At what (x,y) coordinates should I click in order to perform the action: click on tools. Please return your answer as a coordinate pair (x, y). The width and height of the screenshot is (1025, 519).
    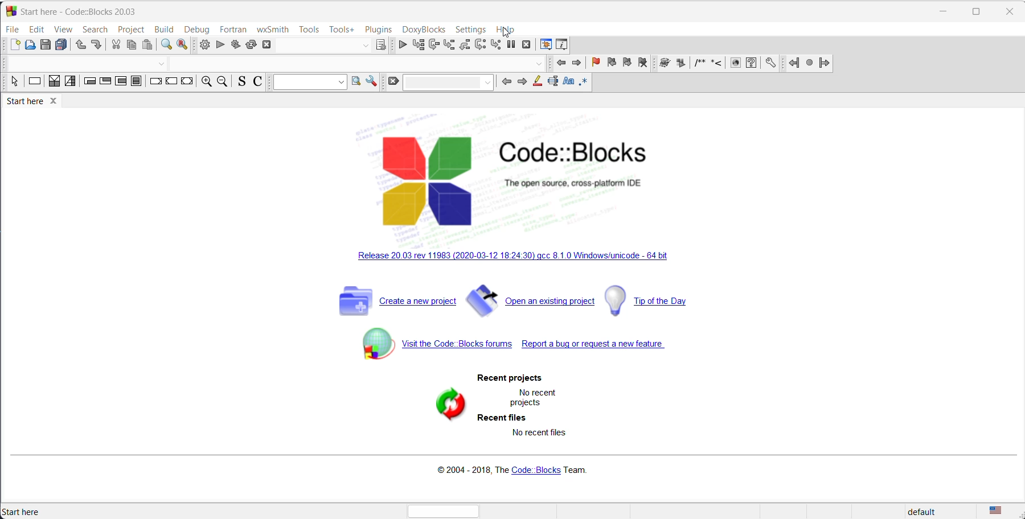
    Looking at the image, I should click on (309, 27).